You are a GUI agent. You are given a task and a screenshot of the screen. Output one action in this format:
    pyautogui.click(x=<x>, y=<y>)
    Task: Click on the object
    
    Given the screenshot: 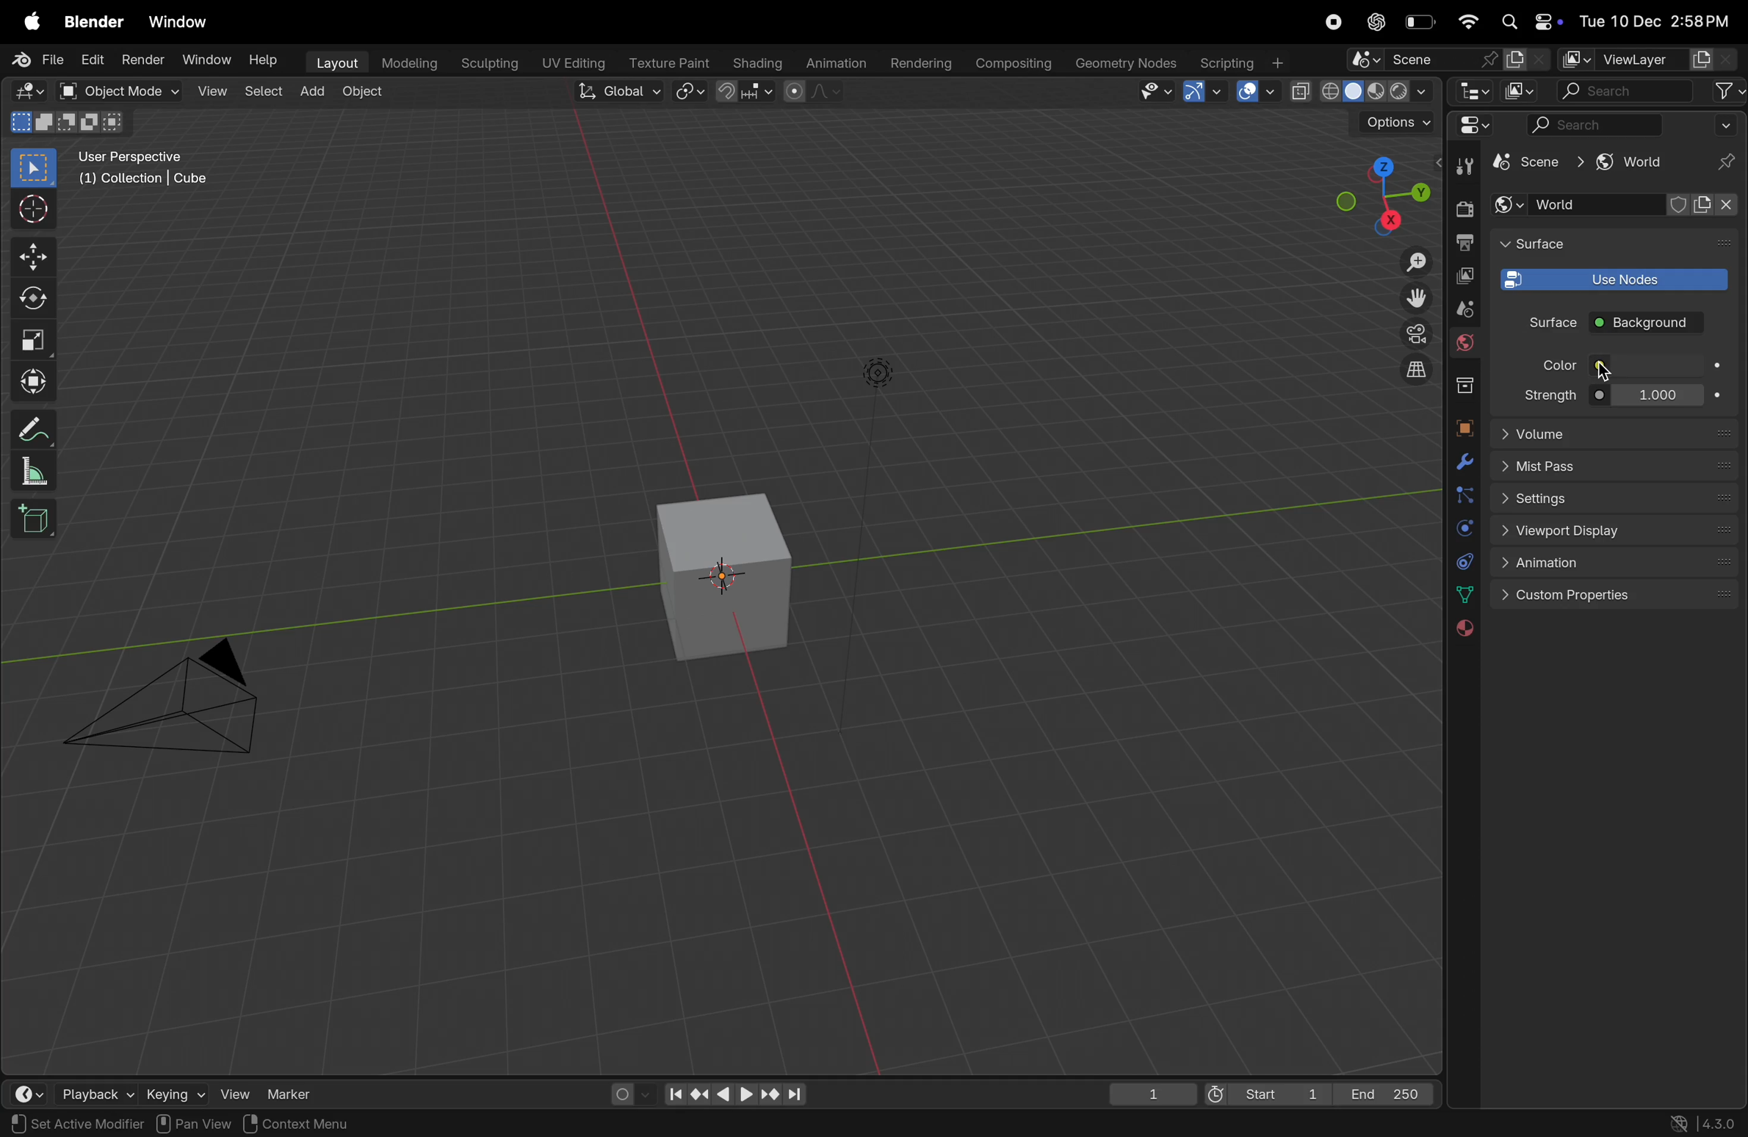 What is the action you would take?
    pyautogui.click(x=1462, y=425)
    